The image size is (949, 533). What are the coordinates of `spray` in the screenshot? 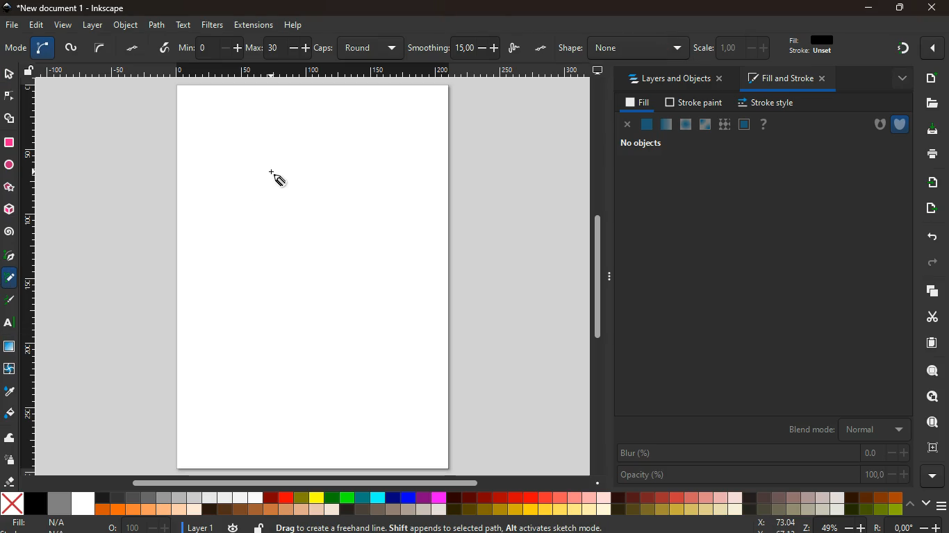 It's located at (10, 461).